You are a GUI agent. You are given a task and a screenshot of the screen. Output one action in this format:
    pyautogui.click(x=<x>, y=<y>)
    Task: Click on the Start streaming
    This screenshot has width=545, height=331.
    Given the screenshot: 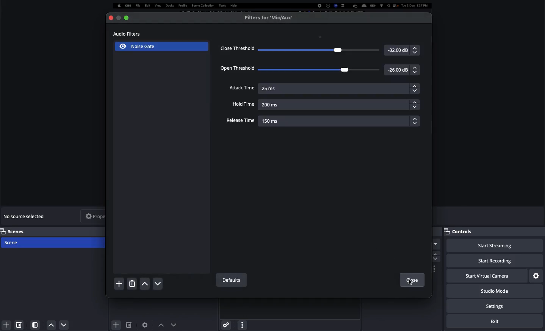 What is the action you would take?
    pyautogui.click(x=494, y=246)
    